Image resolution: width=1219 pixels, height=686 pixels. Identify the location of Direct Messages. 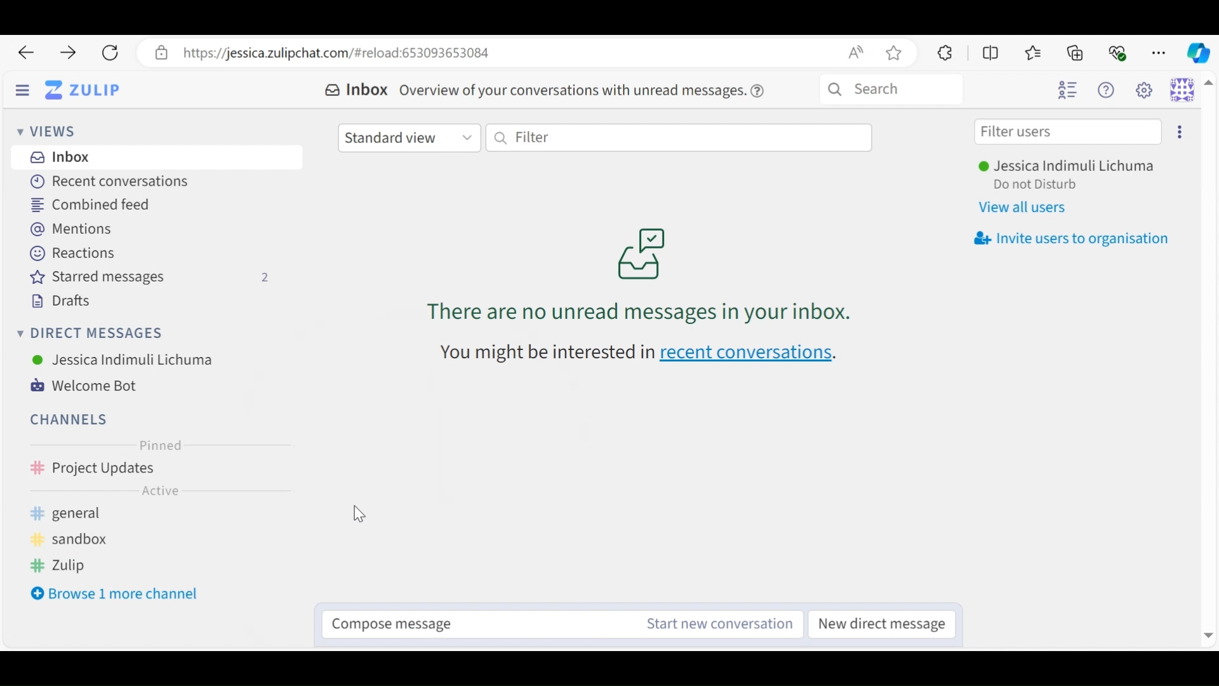
(93, 333).